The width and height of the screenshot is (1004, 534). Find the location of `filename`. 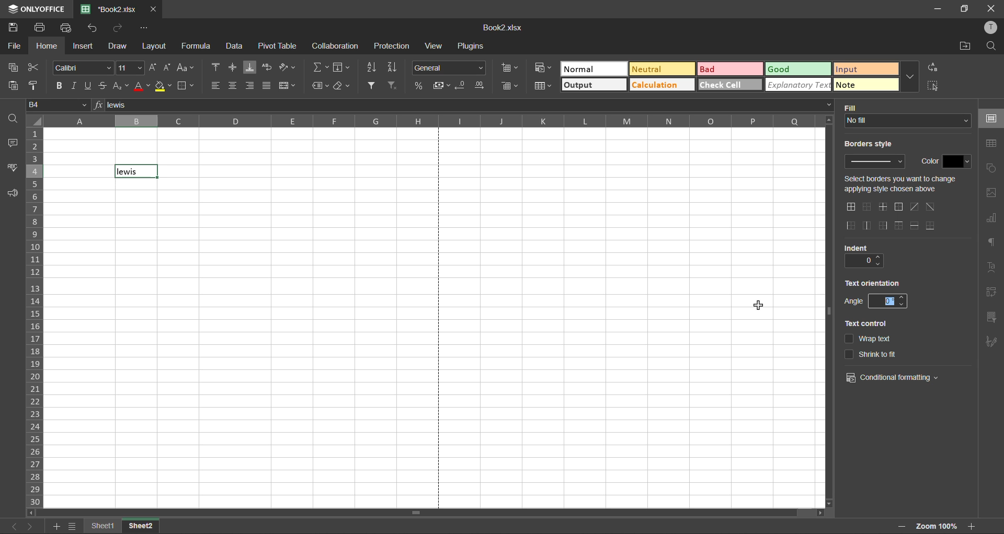

filename is located at coordinates (507, 27).